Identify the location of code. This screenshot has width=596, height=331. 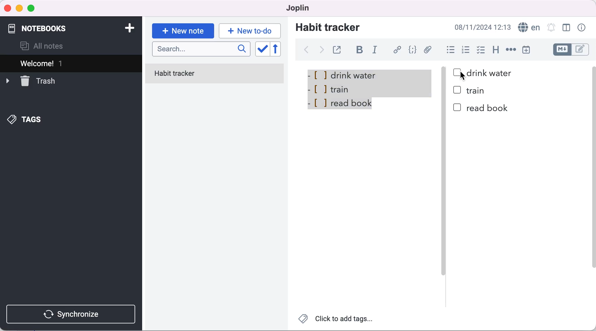
(413, 50).